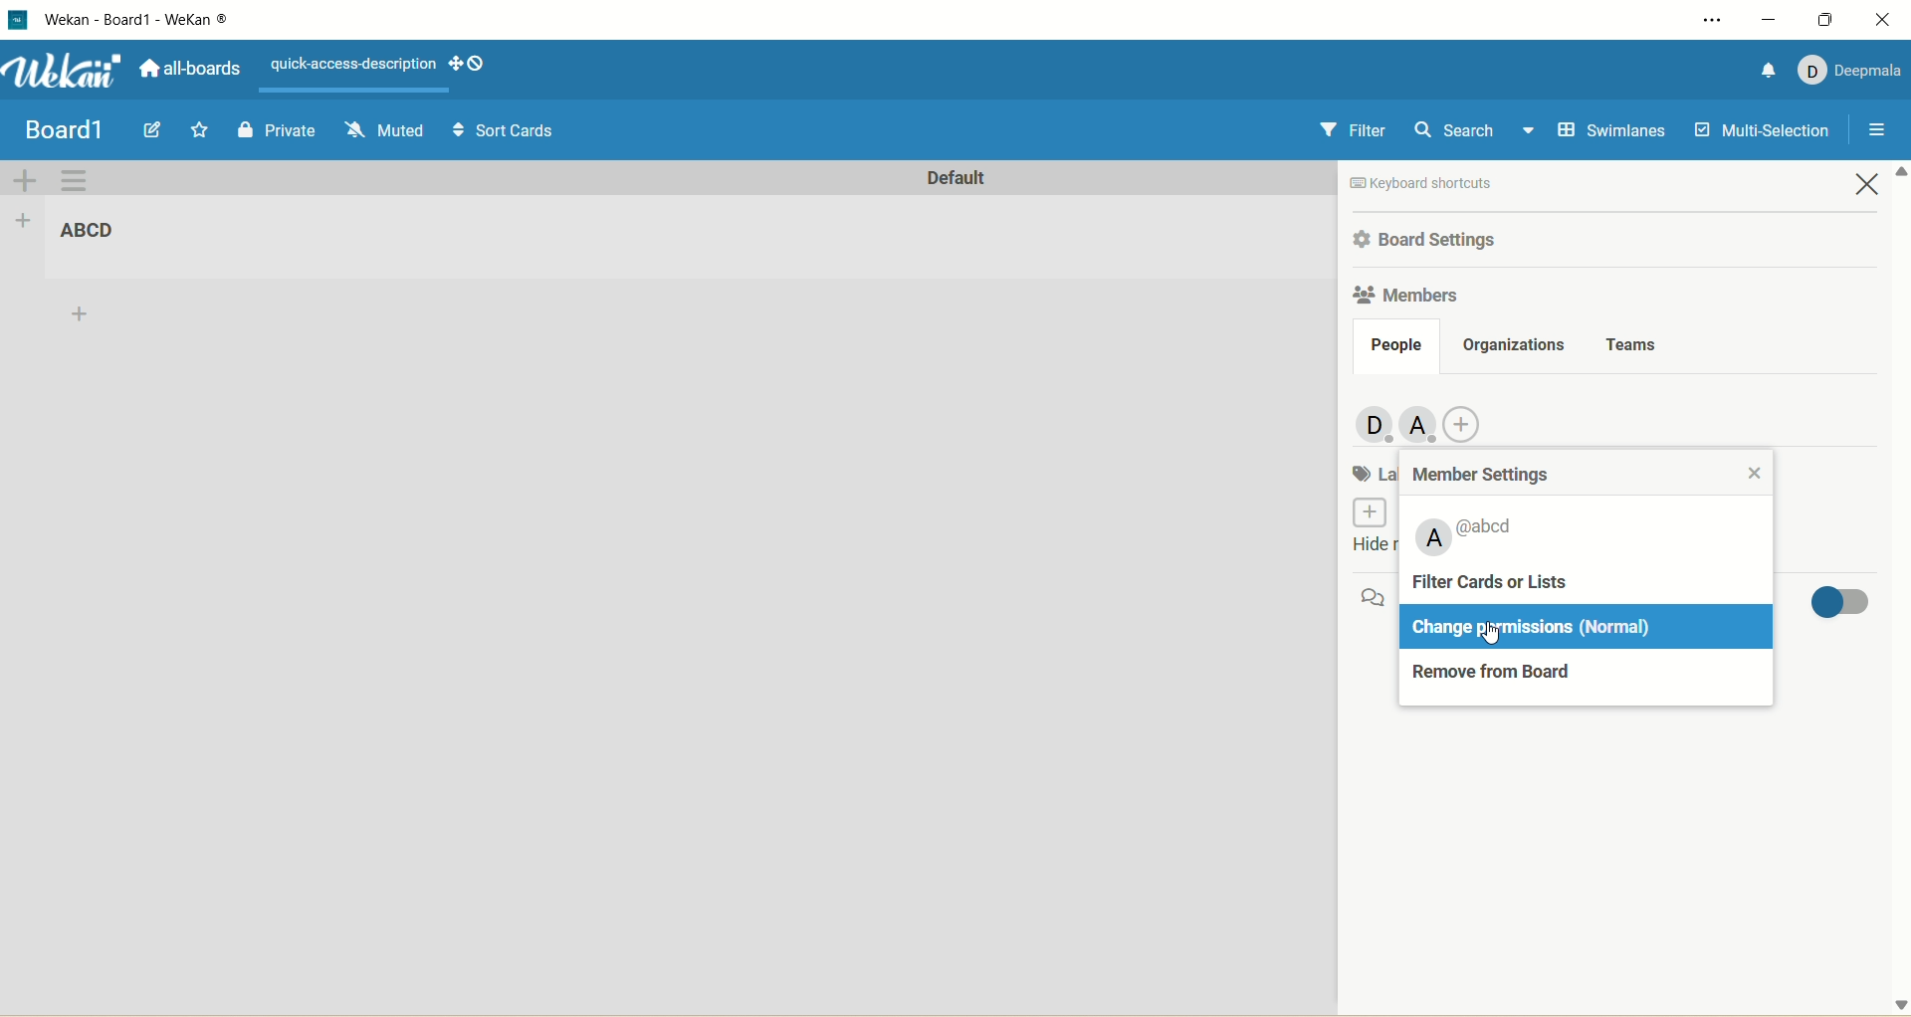  What do you see at coordinates (480, 64) in the screenshot?
I see `Show-desktop-drag-handles` at bounding box center [480, 64].